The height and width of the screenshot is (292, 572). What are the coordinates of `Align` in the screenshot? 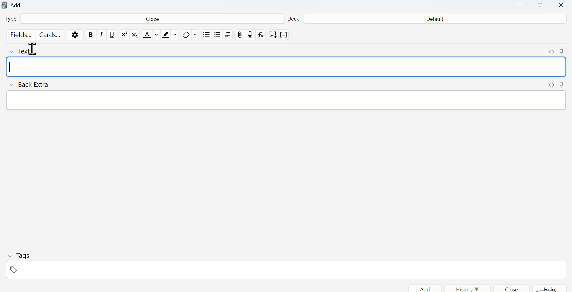 It's located at (229, 35).